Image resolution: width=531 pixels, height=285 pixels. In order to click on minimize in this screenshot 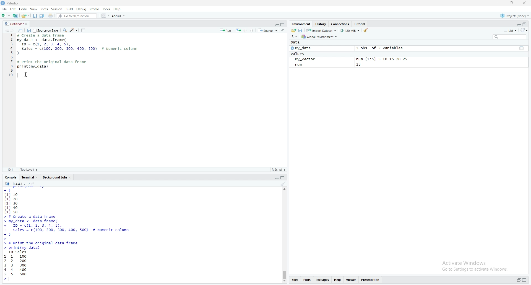, I will do `click(517, 280)`.